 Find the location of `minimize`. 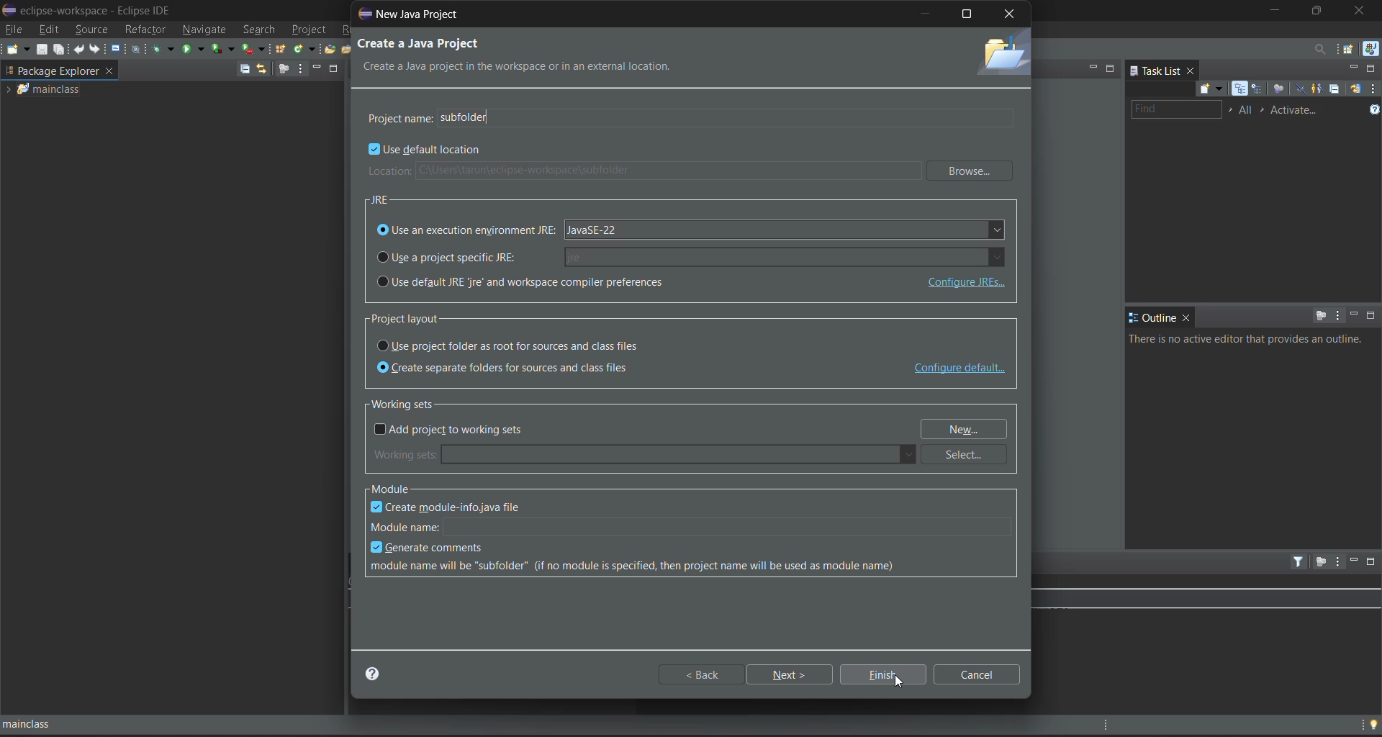

minimize is located at coordinates (1092, 67).